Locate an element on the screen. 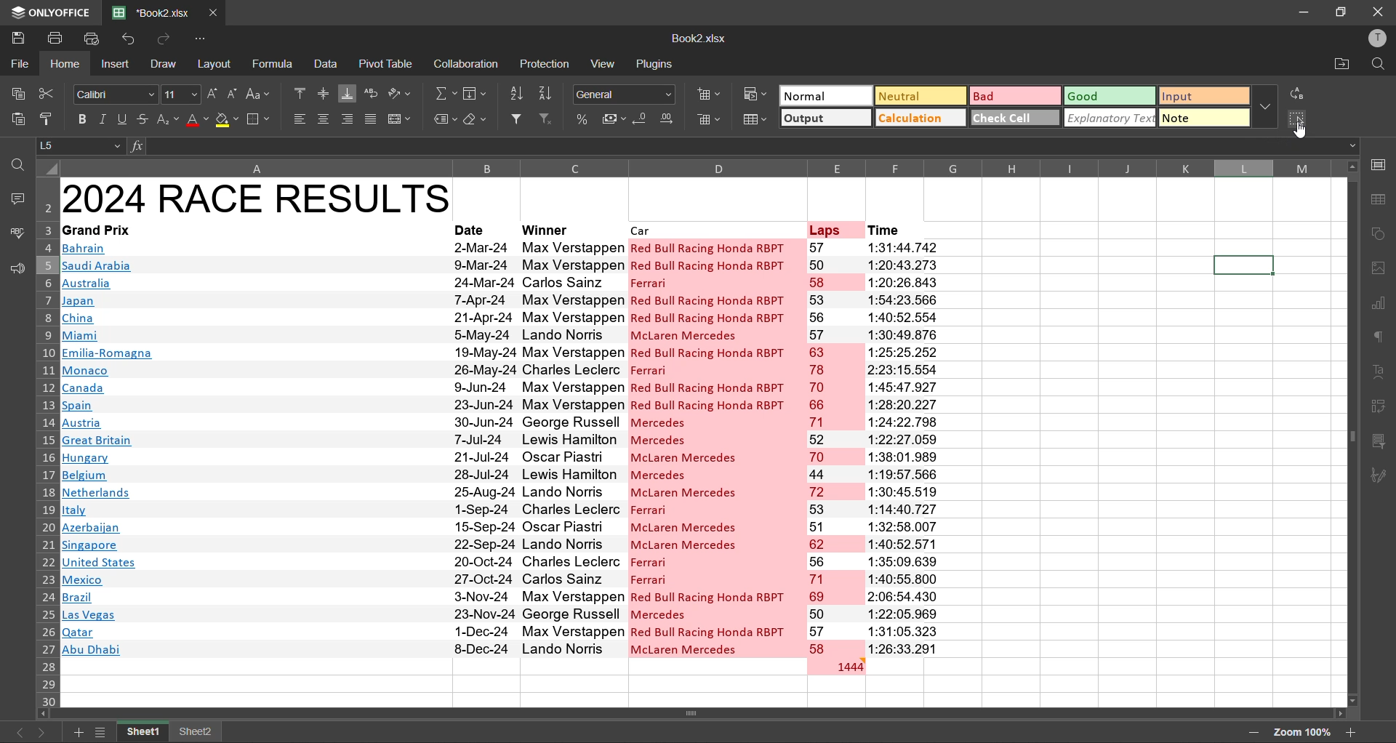 The image size is (1396, 743). sheet list is located at coordinates (105, 732).